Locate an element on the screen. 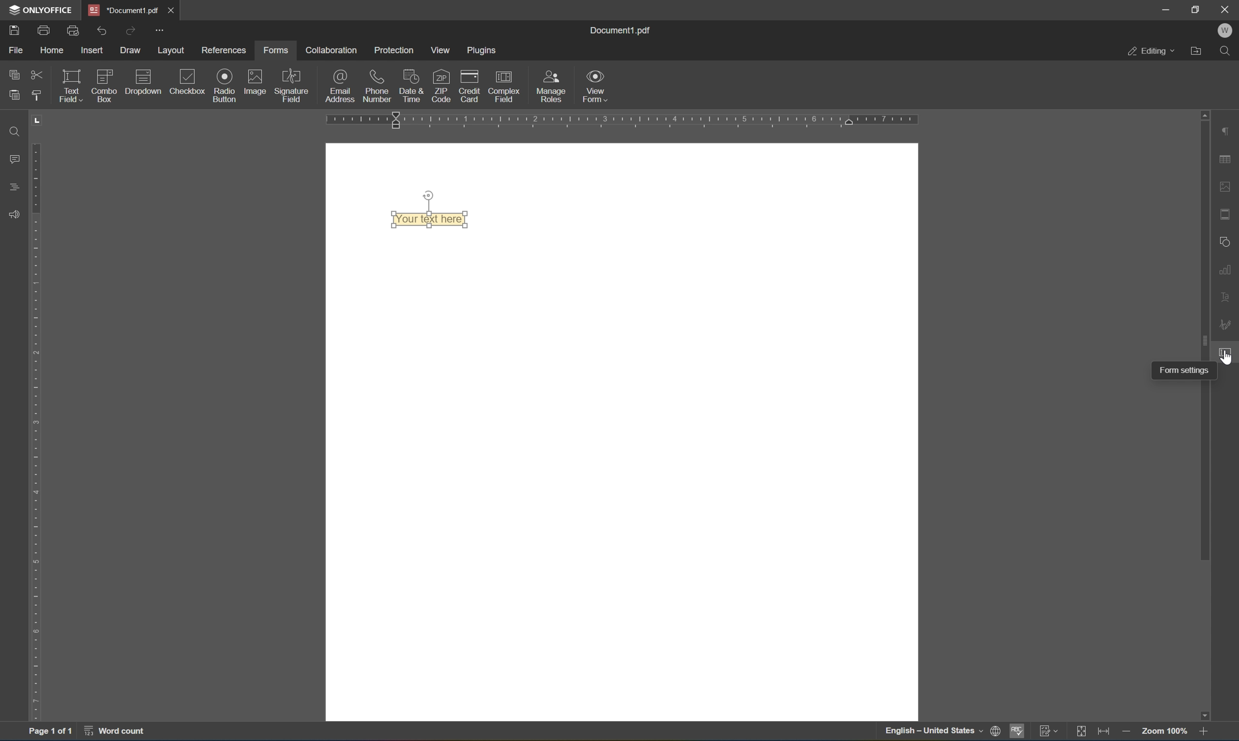  quick print is located at coordinates (73, 30).